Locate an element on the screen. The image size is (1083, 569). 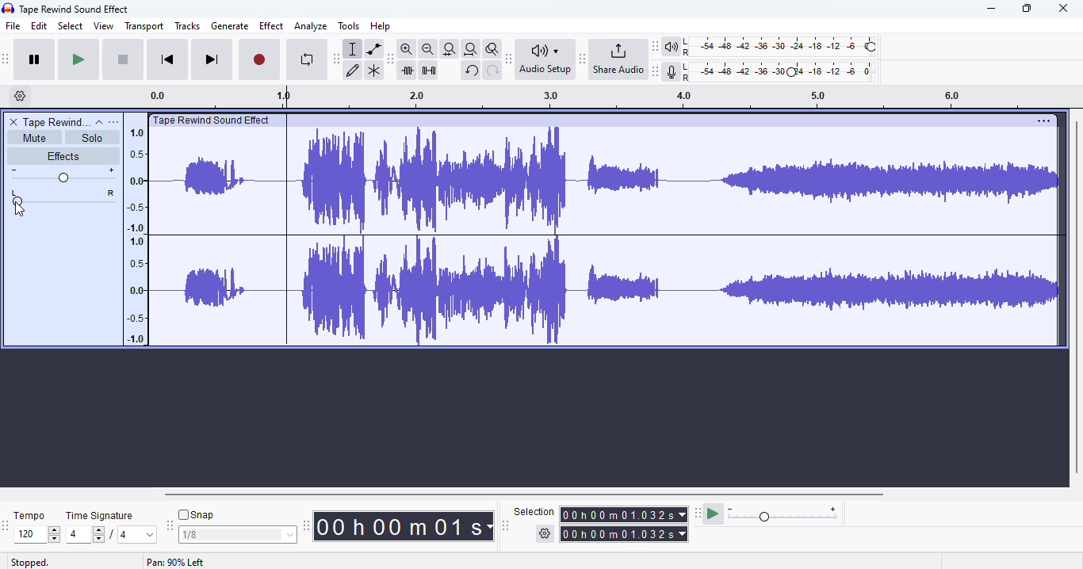
draw tool is located at coordinates (353, 71).